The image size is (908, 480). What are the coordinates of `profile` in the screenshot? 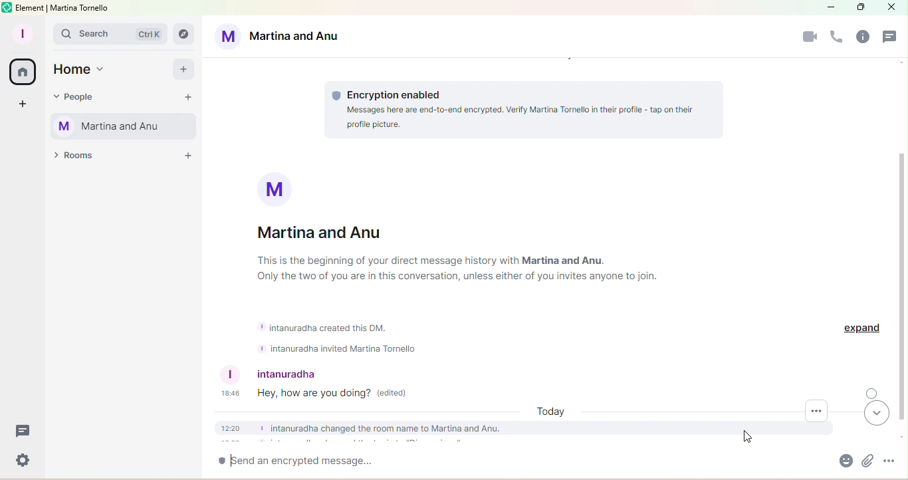 It's located at (232, 374).